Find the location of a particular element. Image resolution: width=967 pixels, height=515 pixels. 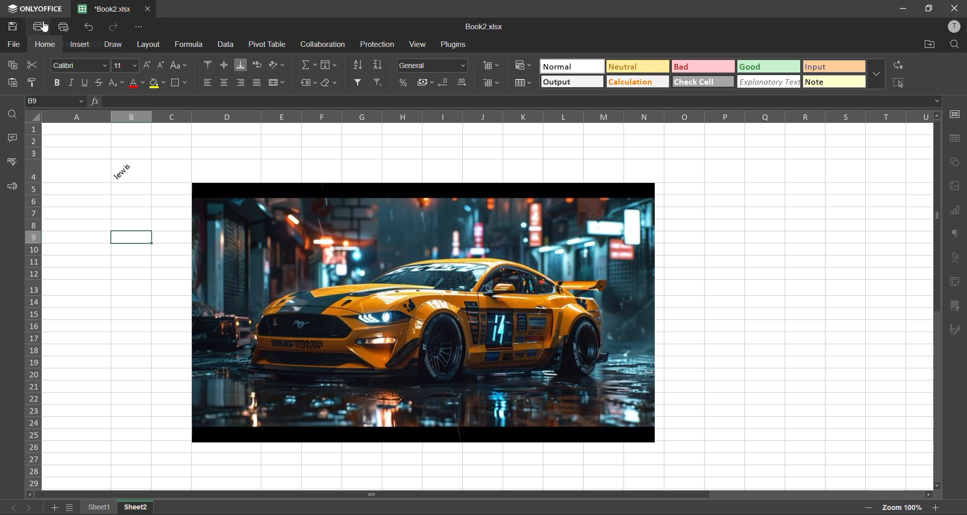

font color is located at coordinates (136, 84).